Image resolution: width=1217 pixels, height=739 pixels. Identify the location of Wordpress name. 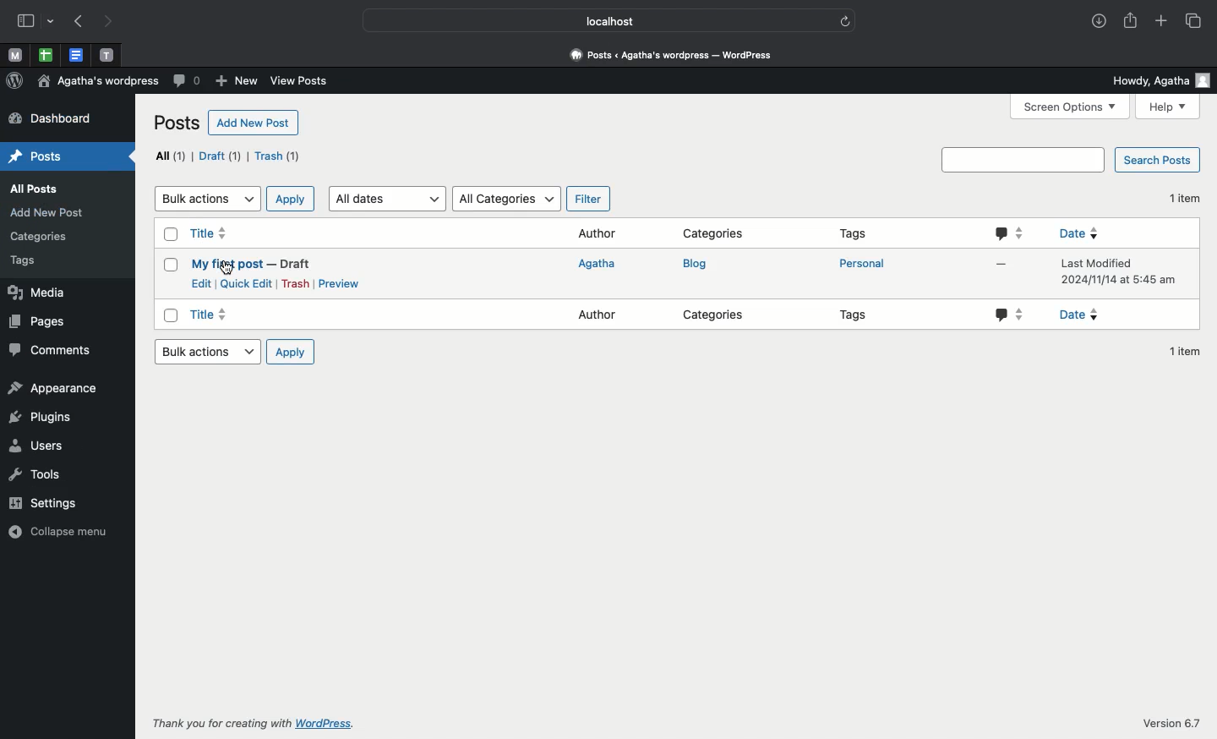
(97, 81).